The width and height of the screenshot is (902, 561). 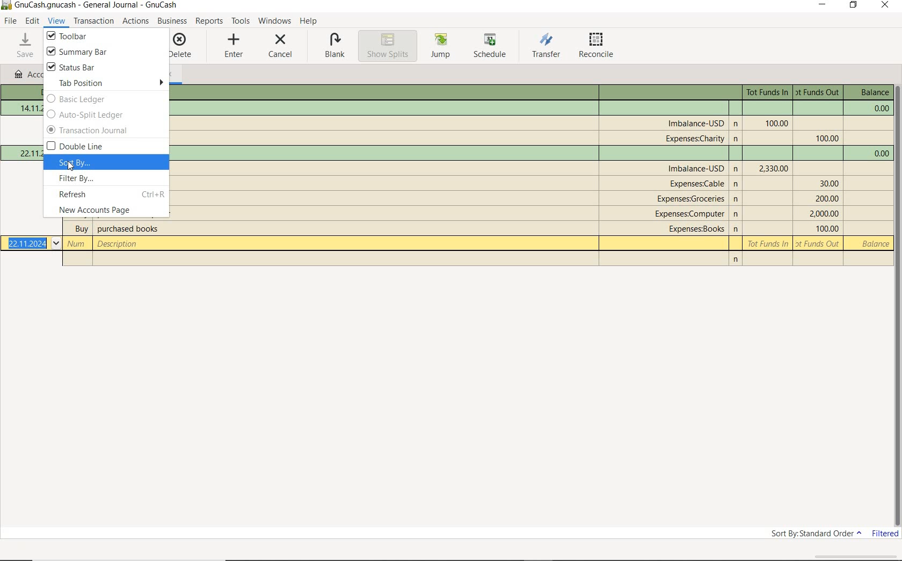 I want to click on balance, so click(x=872, y=93).